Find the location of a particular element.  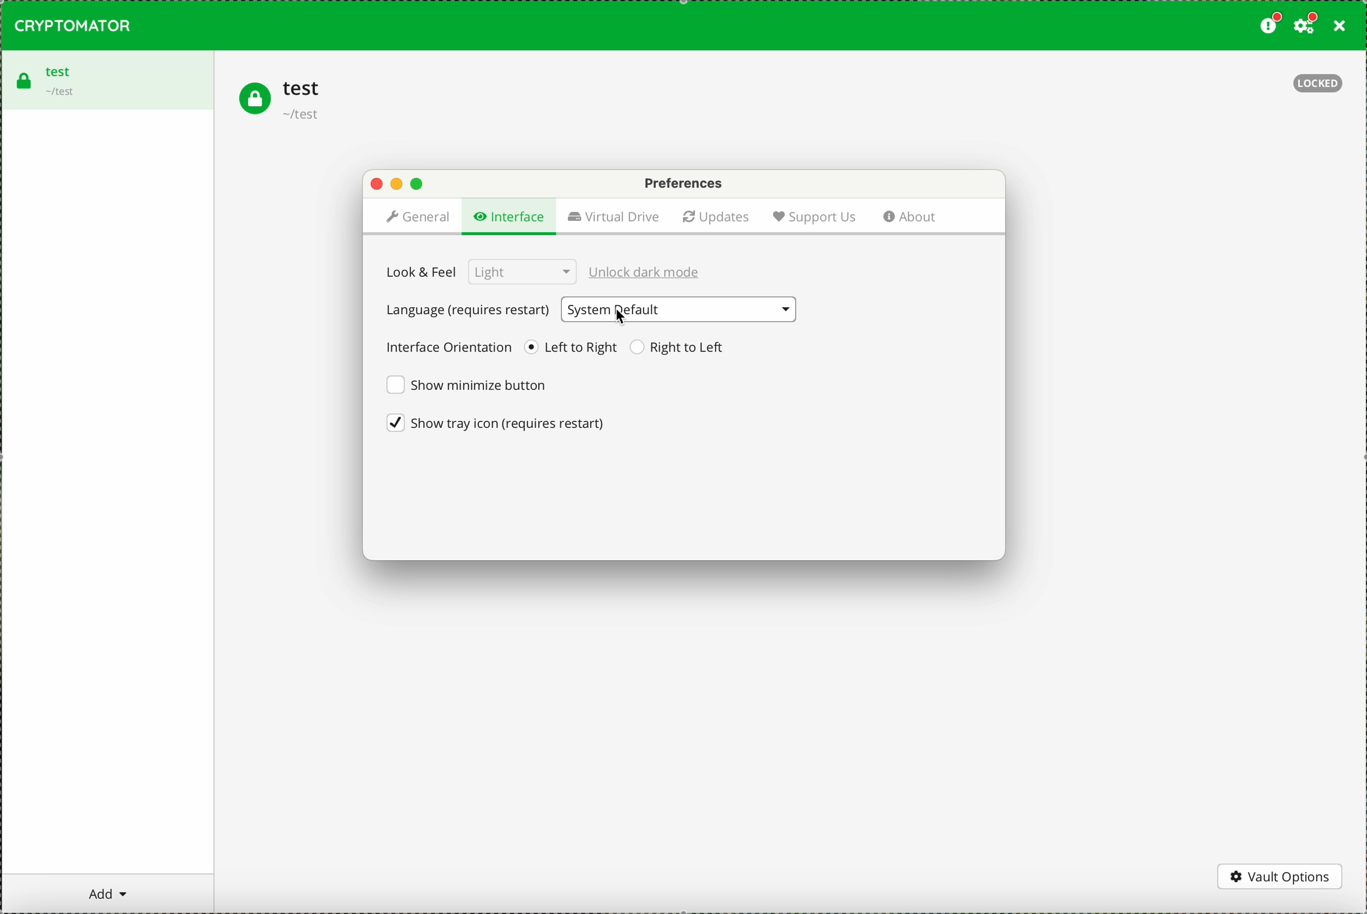

updates is located at coordinates (716, 216).